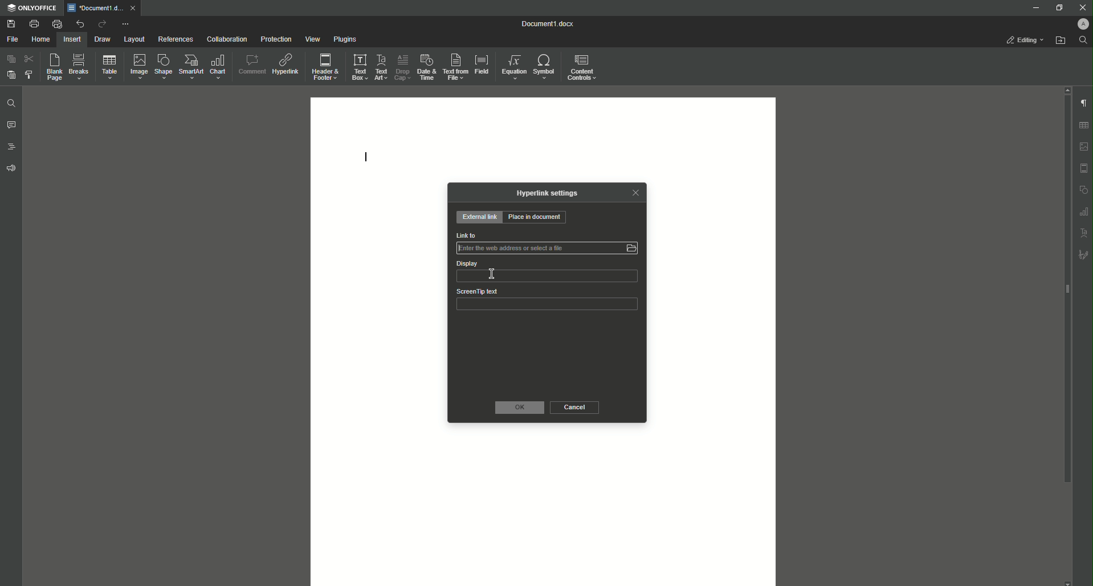  Describe the element at coordinates (54, 67) in the screenshot. I see `Blank Page` at that location.